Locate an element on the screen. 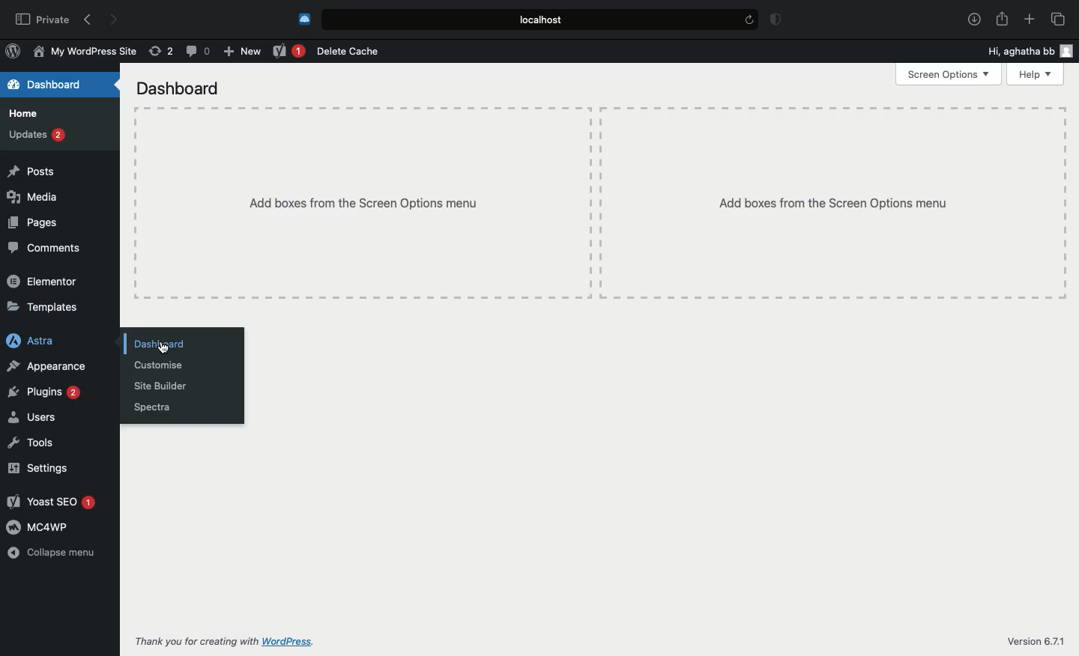 The width and height of the screenshot is (1079, 656). Posts is located at coordinates (31, 171).